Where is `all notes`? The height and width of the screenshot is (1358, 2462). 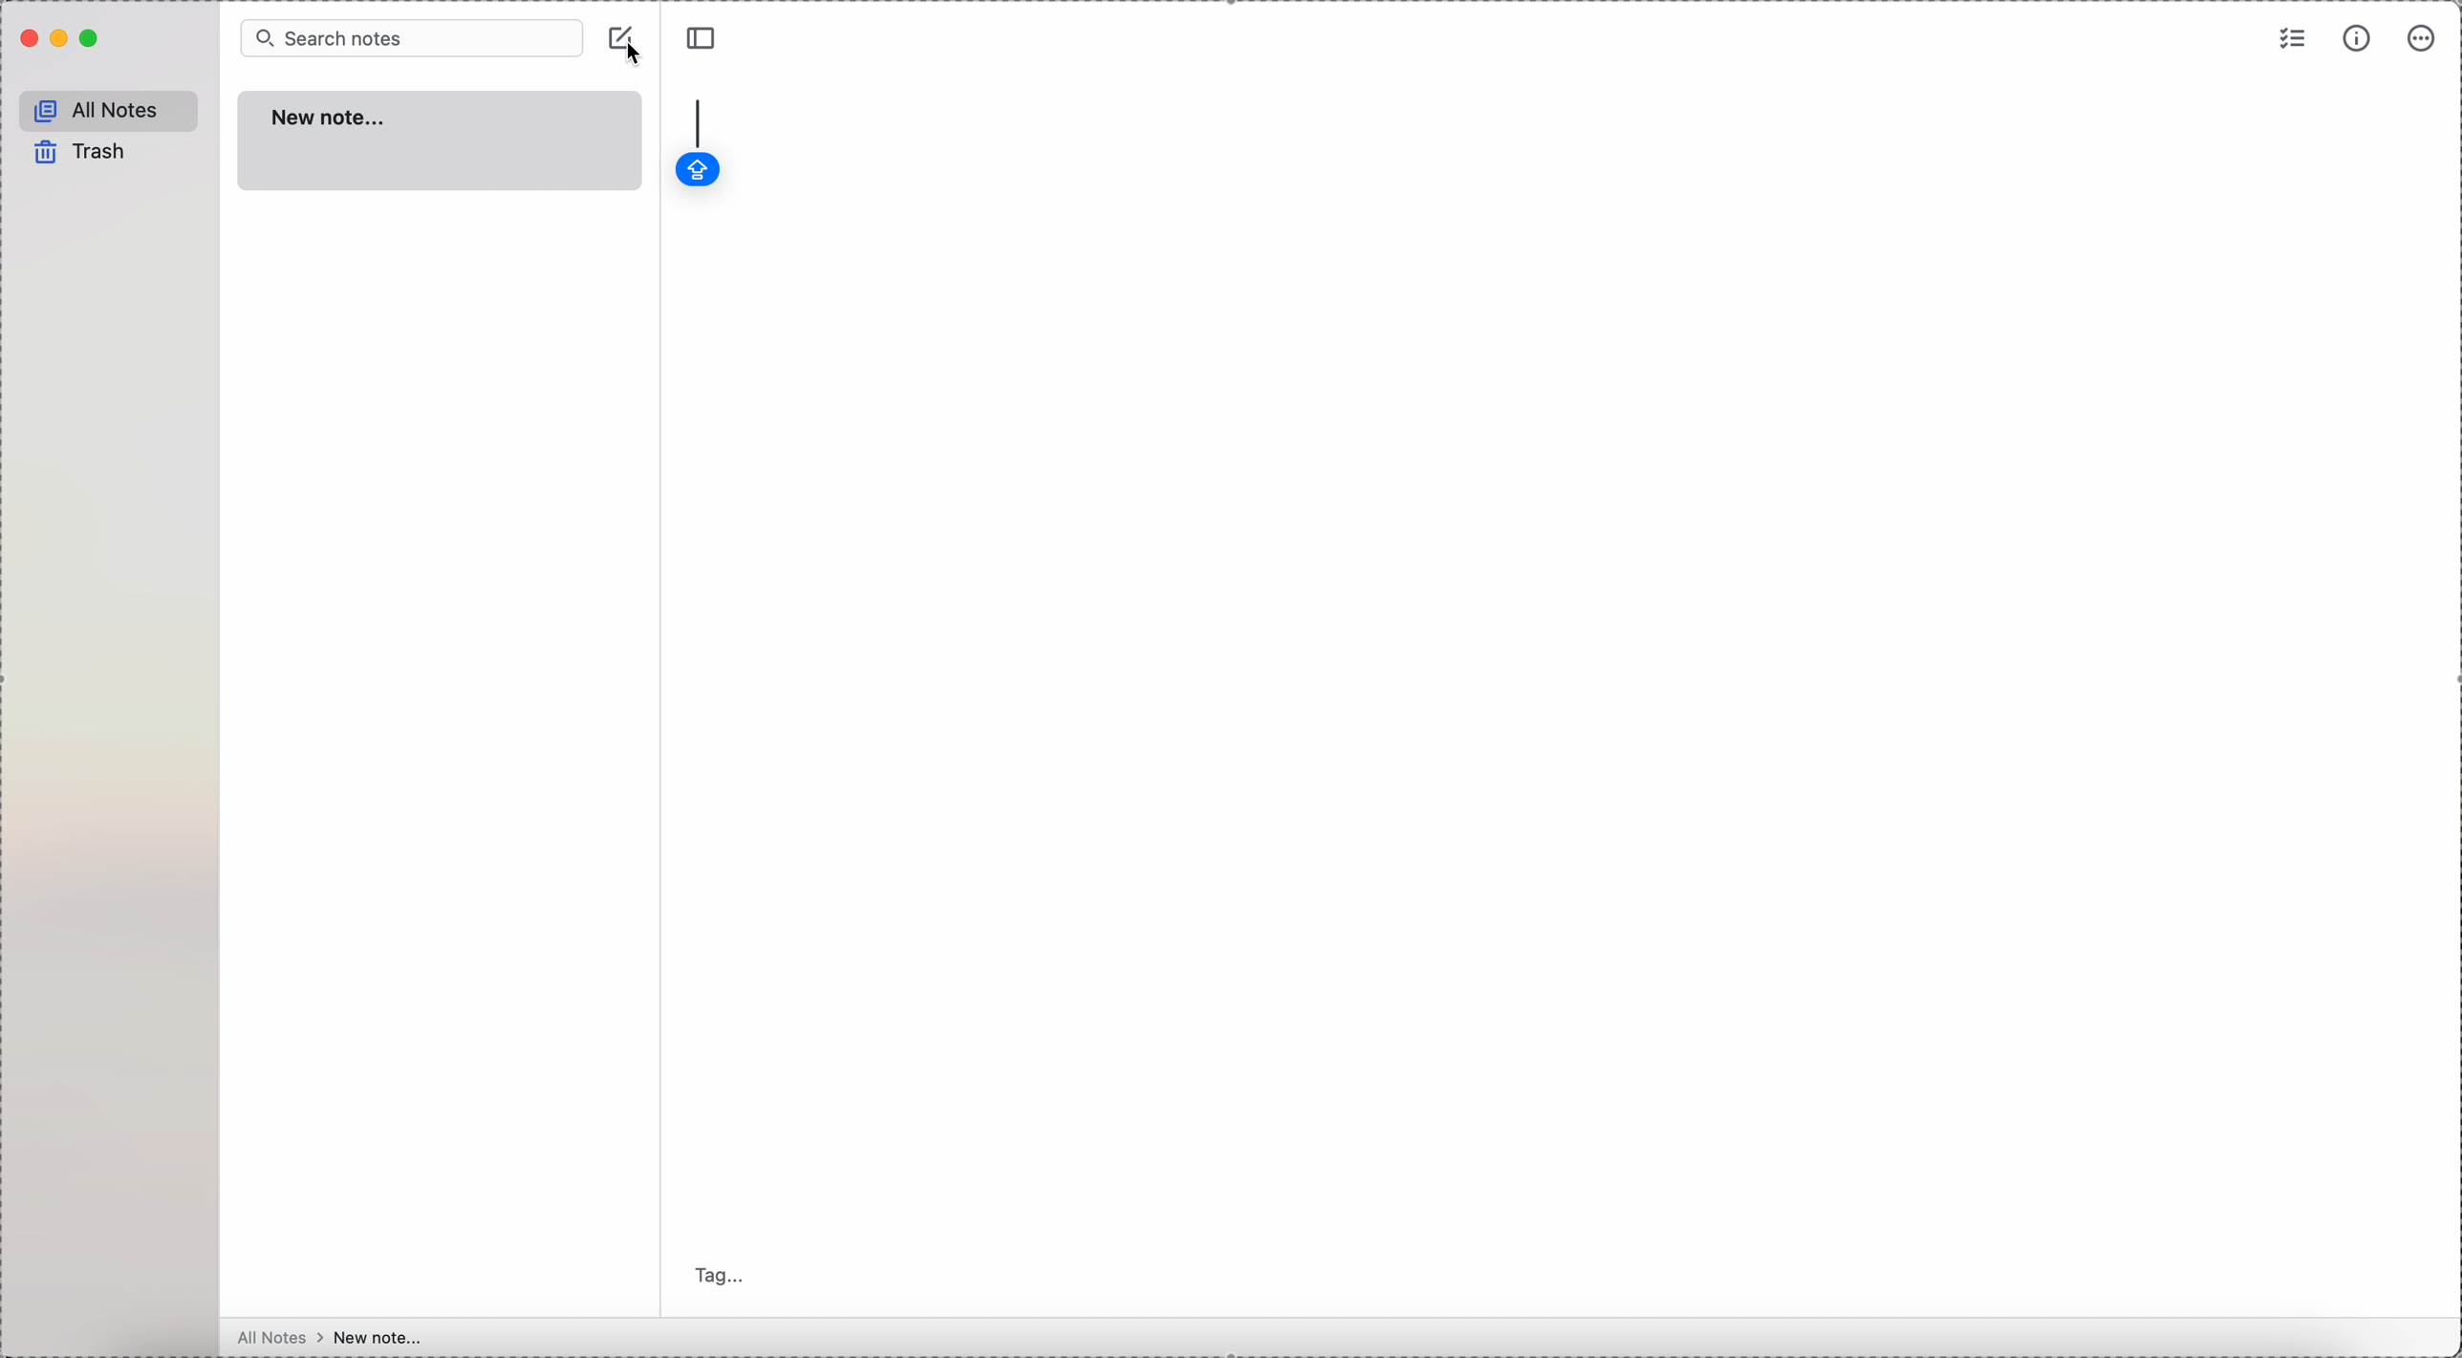
all notes is located at coordinates (113, 108).